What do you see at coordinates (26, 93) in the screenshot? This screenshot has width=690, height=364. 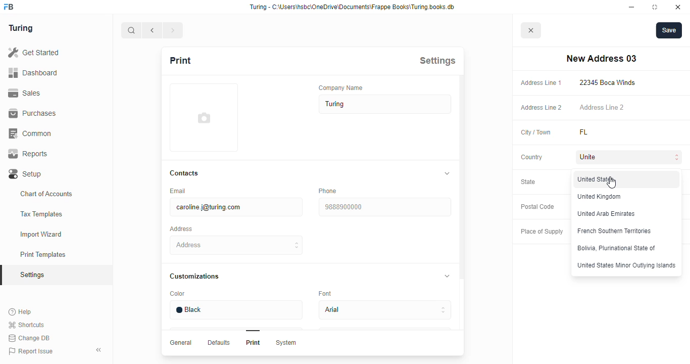 I see `sales` at bounding box center [26, 93].